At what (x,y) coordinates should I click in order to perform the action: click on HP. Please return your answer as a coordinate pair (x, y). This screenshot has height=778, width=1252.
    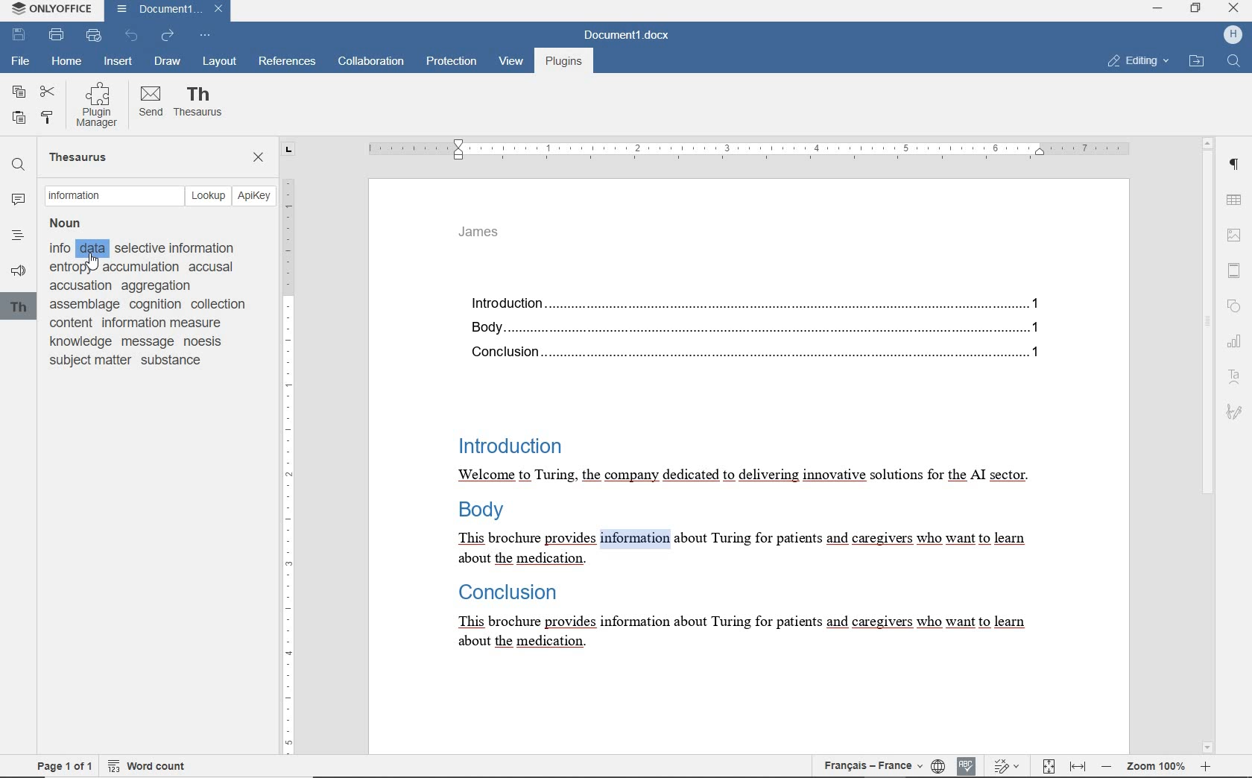
    Looking at the image, I should click on (1160, 9).